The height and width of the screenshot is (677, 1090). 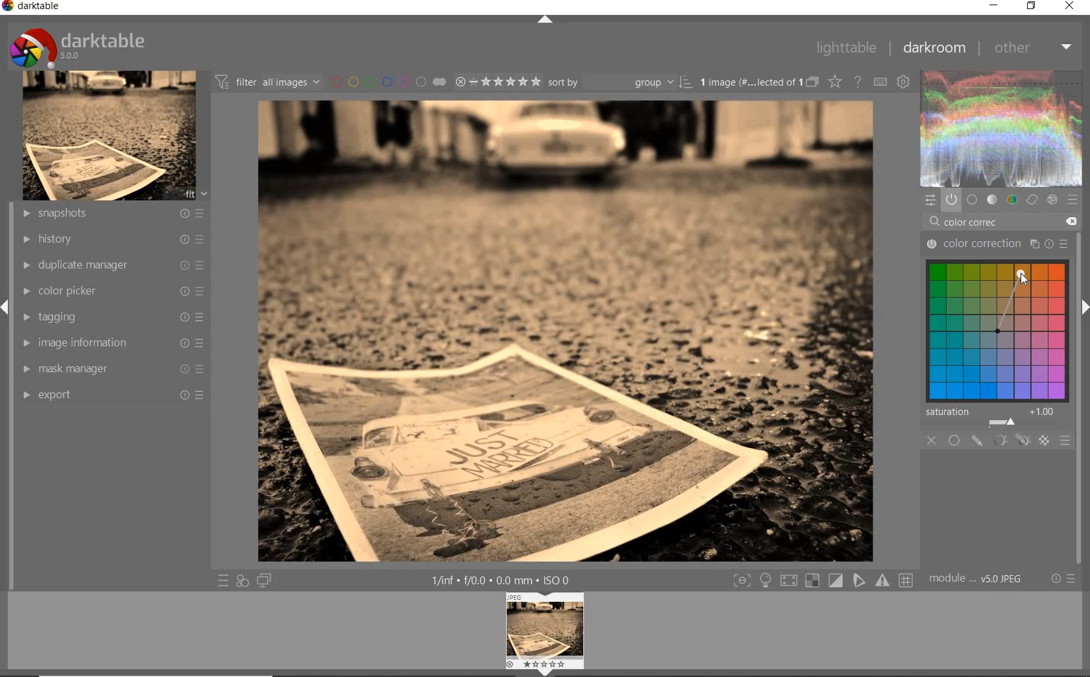 I want to click on snapshots, so click(x=111, y=215).